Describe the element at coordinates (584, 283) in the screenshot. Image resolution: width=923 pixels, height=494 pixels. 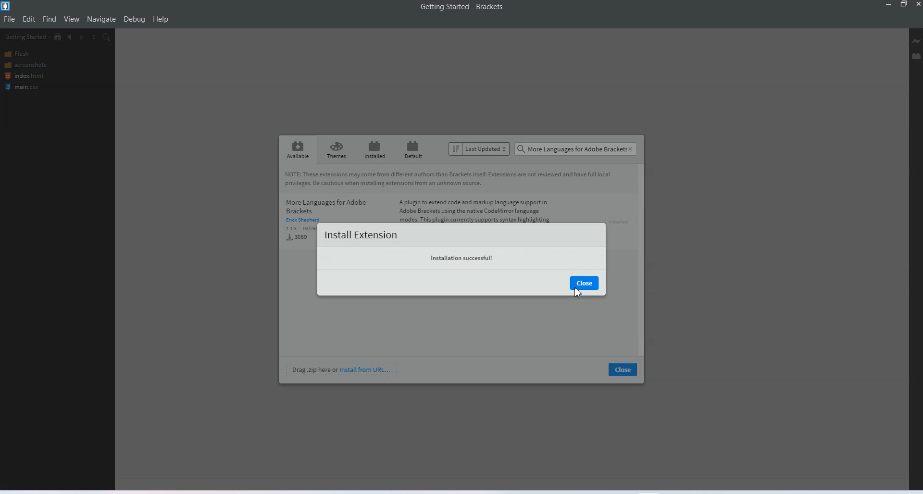
I see `Close` at that location.